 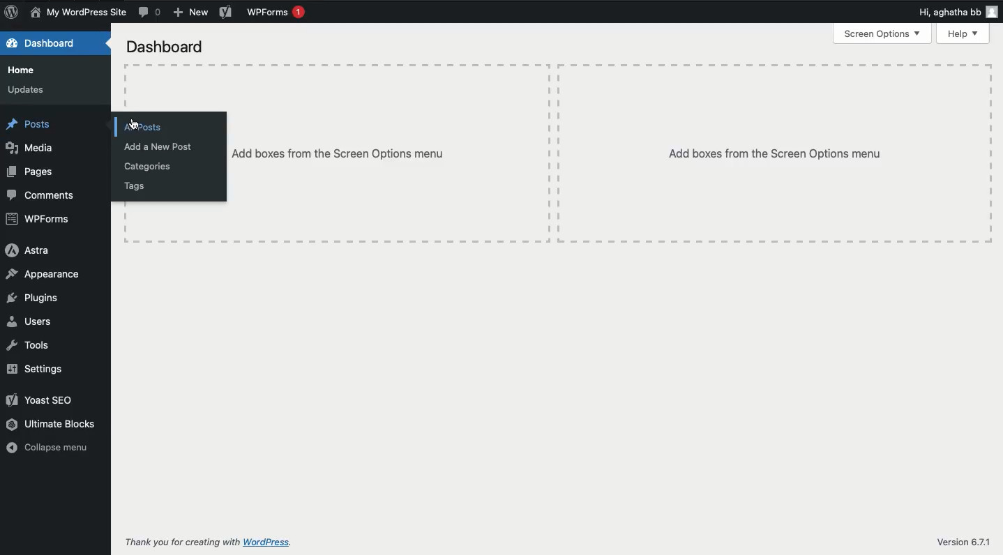 I want to click on Collapse menu, so click(x=50, y=447).